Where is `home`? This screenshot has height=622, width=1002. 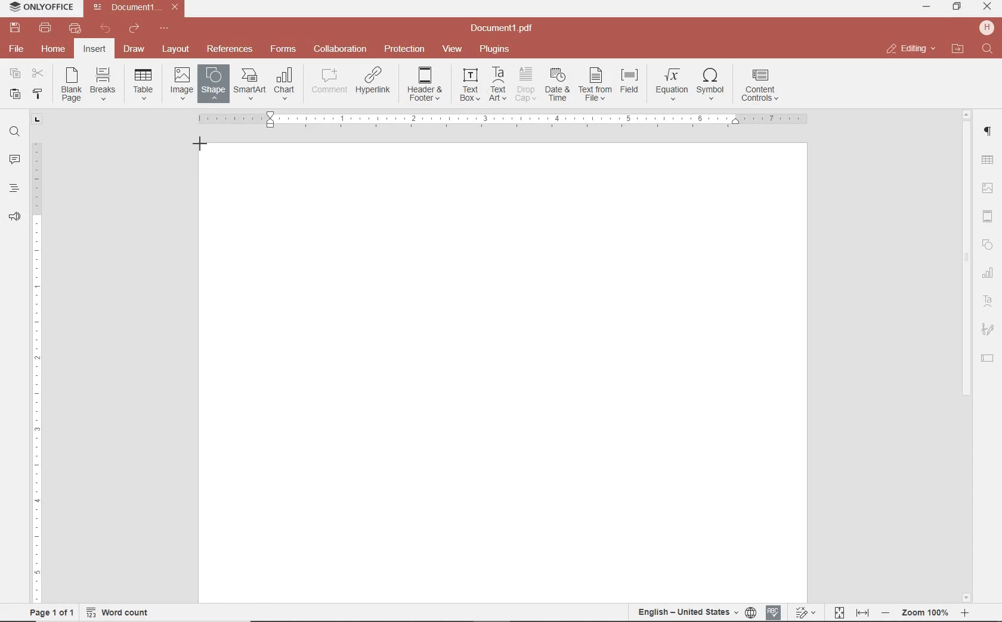
home is located at coordinates (52, 48).